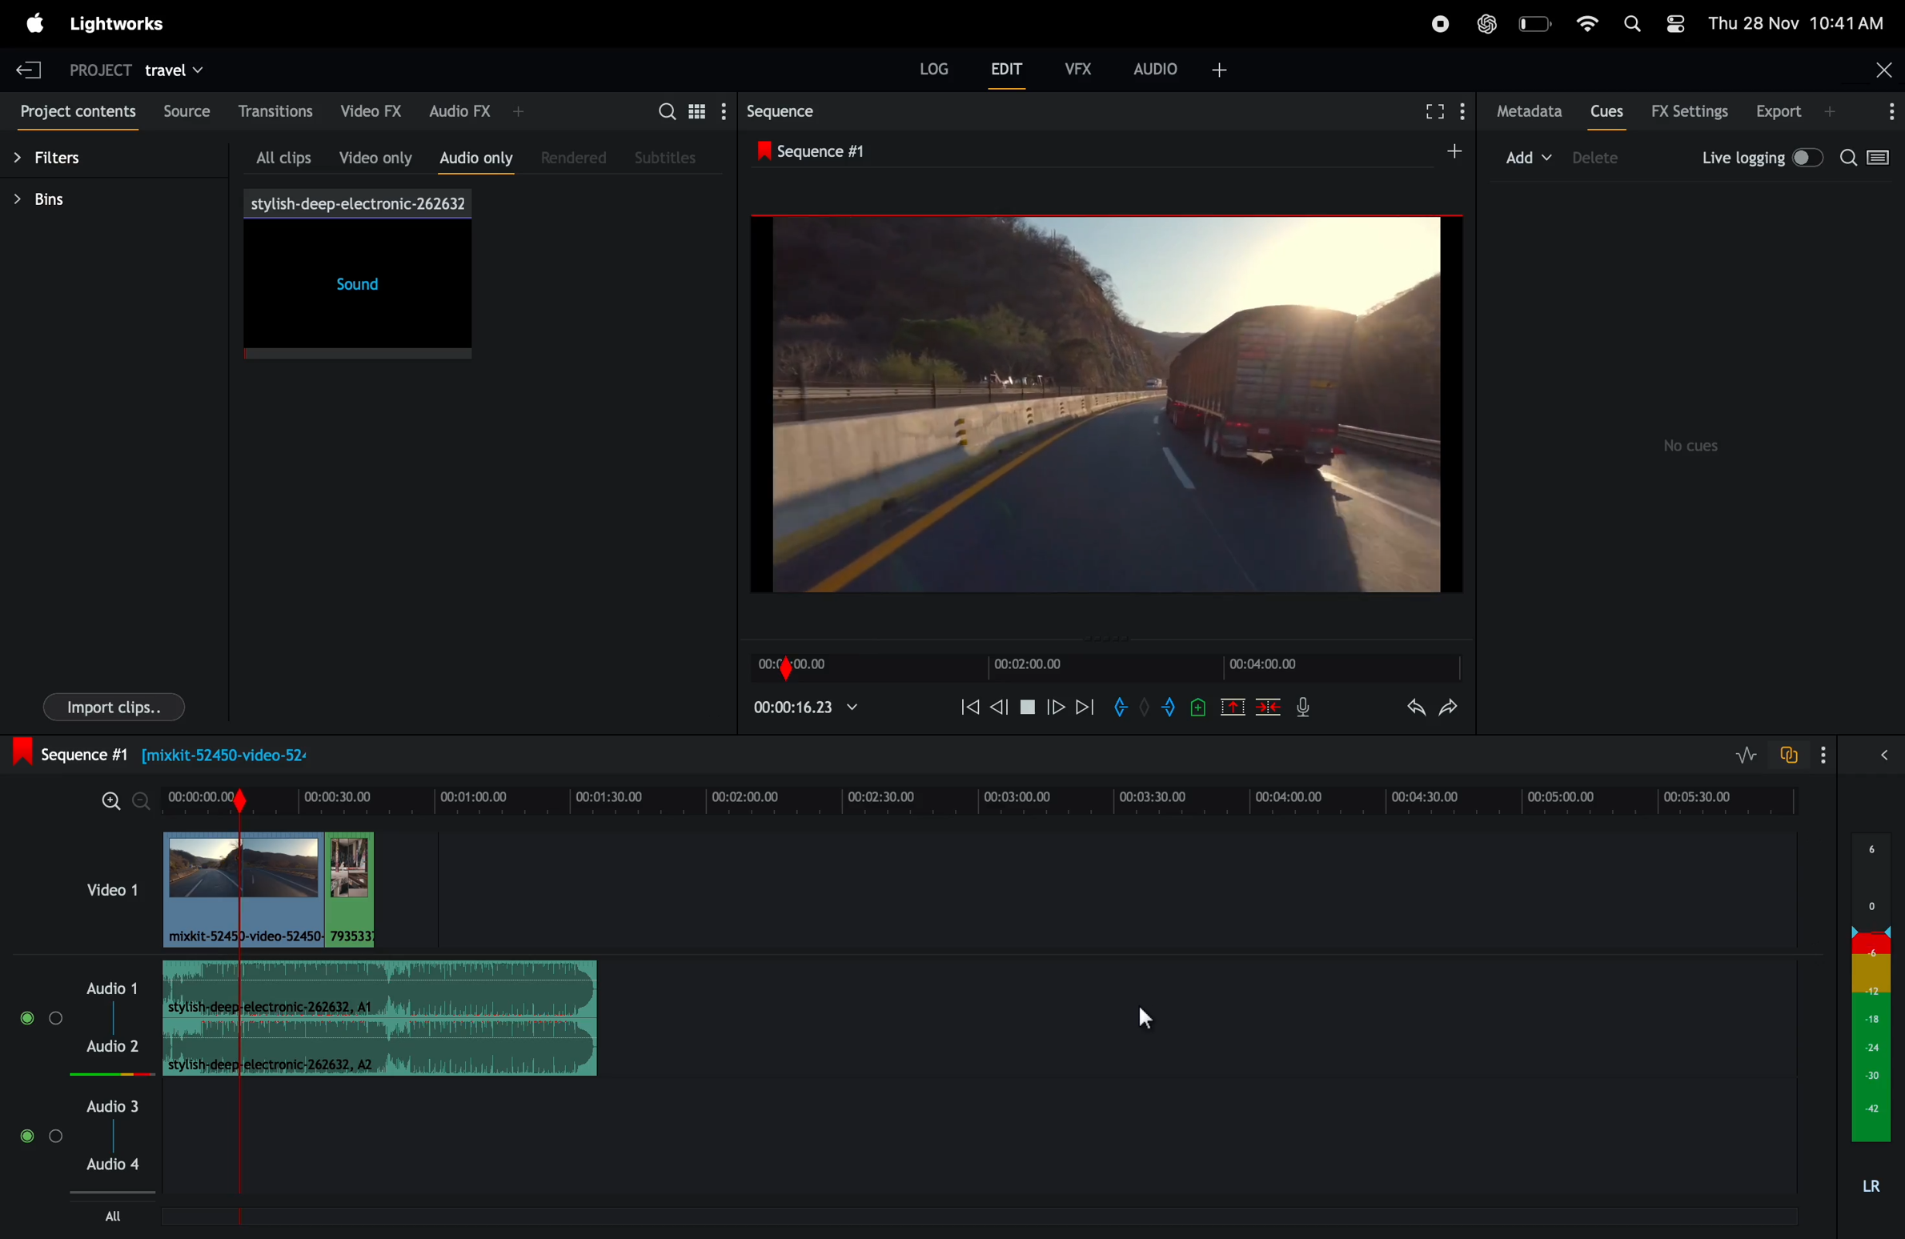 Image resolution: width=1905 pixels, height=1239 pixels. I want to click on rendered, so click(571, 158).